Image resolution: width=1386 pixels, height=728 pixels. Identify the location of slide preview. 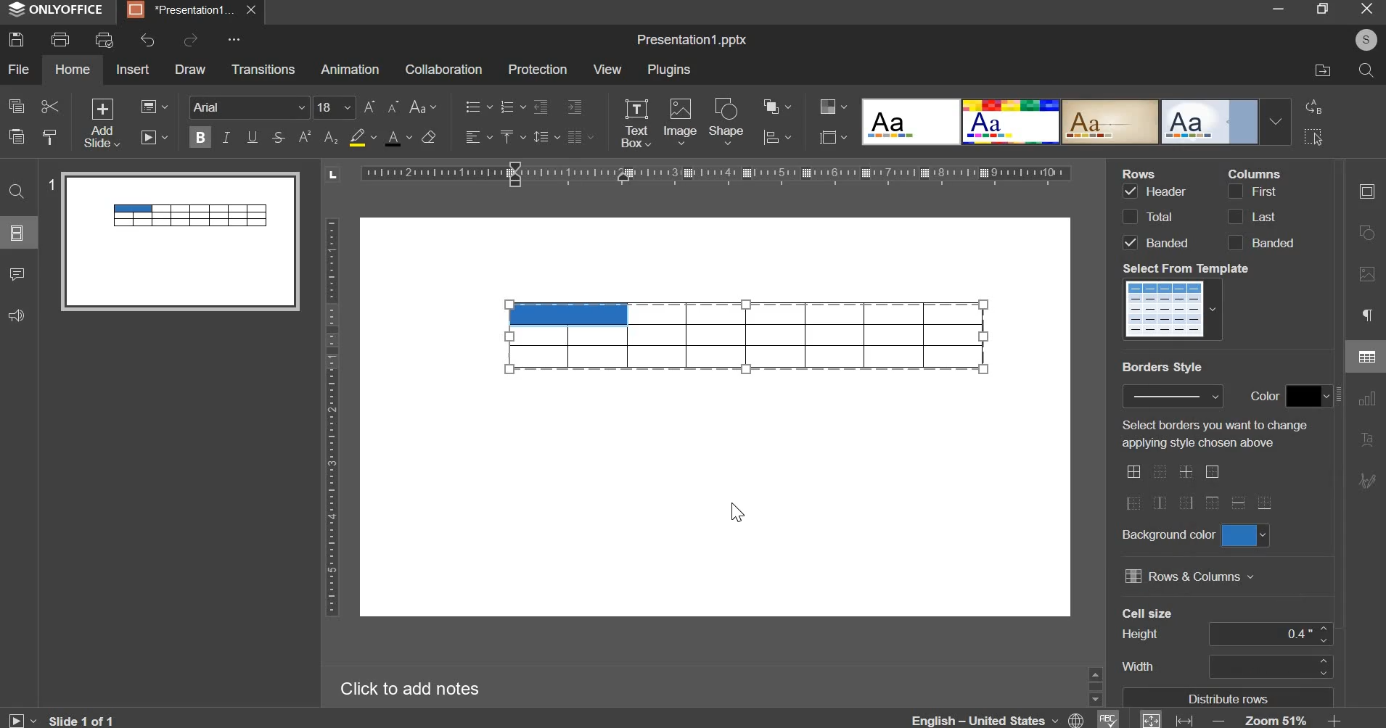
(180, 240).